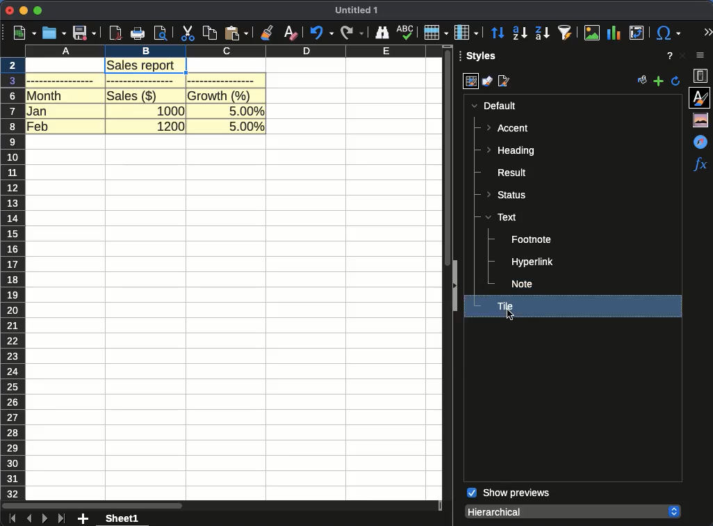  I want to click on close, so click(9, 11).